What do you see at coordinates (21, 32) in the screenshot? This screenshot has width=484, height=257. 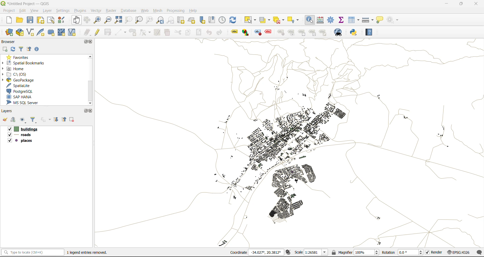 I see `add geopackage` at bounding box center [21, 32].